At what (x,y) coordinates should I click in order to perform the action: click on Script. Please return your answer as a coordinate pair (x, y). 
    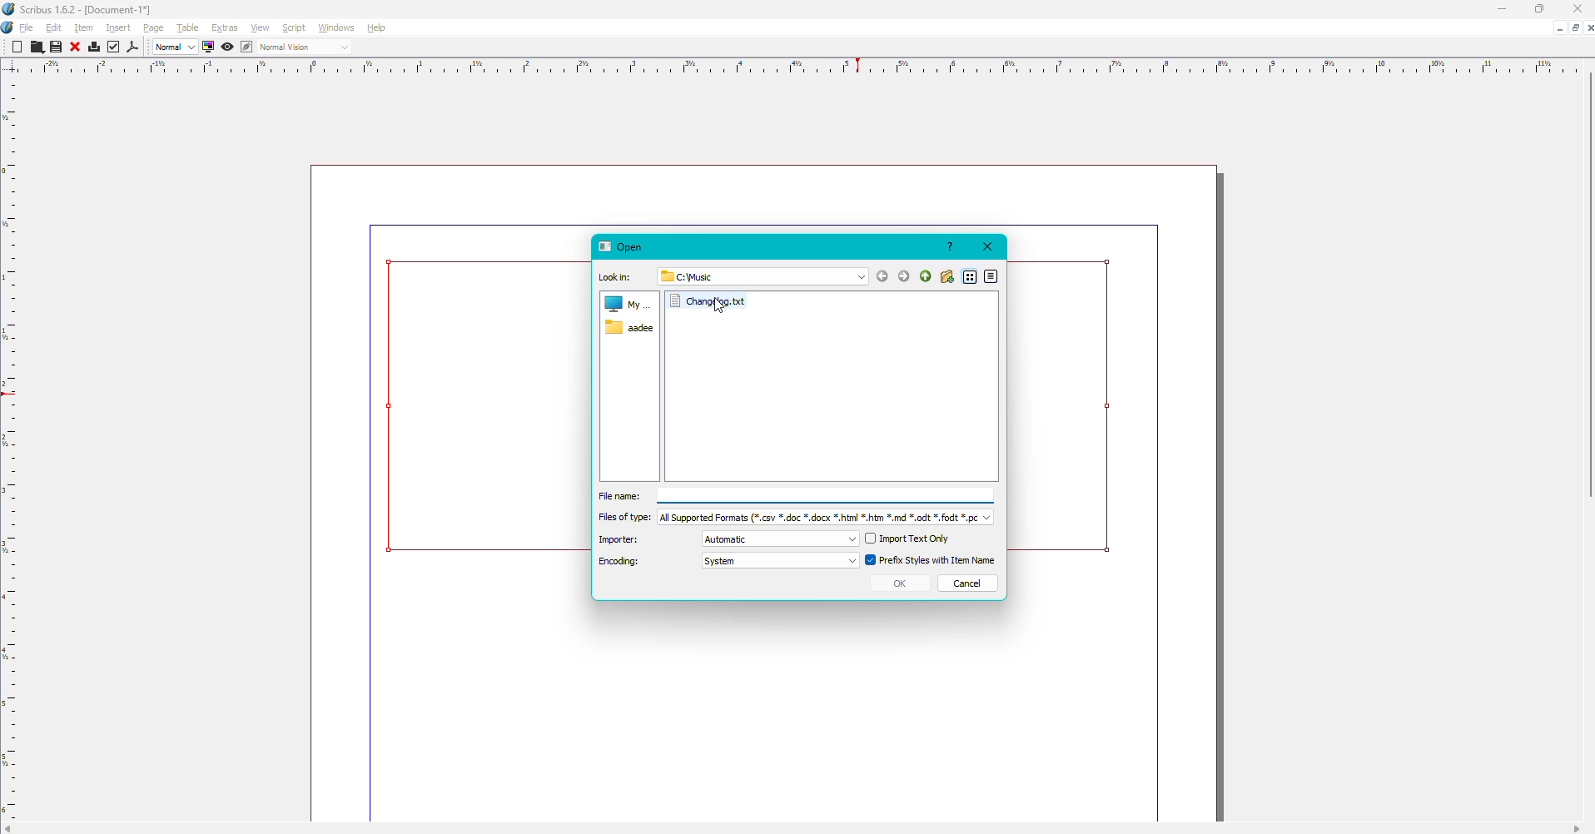
    Looking at the image, I should click on (293, 28).